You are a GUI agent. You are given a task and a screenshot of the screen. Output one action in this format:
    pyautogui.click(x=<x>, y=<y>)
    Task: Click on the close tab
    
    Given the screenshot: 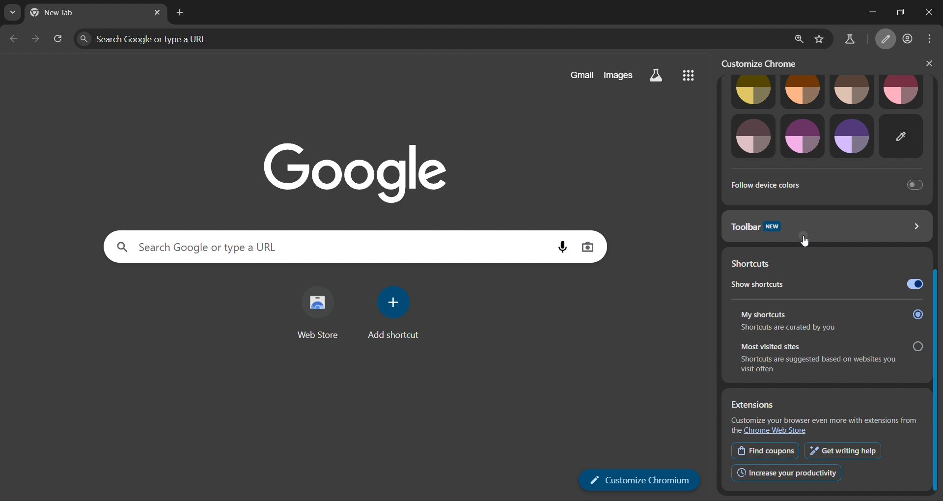 What is the action you would take?
    pyautogui.click(x=157, y=12)
    